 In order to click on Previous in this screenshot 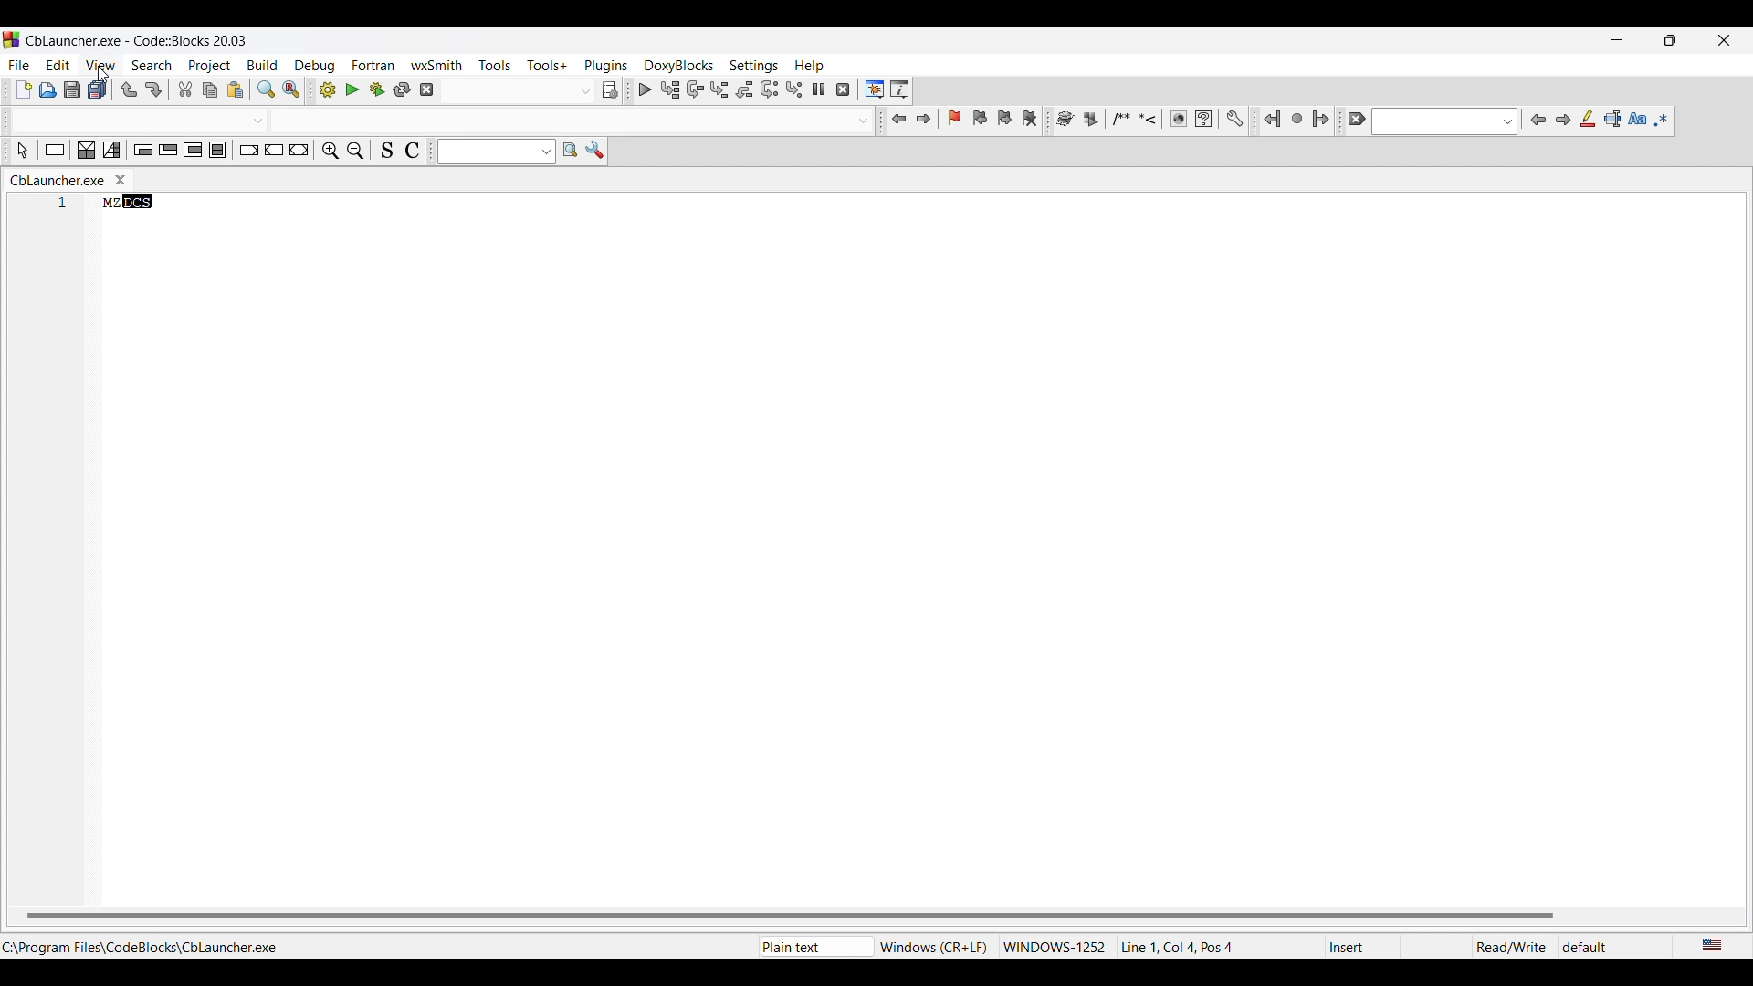, I will do `click(1538, 120)`.